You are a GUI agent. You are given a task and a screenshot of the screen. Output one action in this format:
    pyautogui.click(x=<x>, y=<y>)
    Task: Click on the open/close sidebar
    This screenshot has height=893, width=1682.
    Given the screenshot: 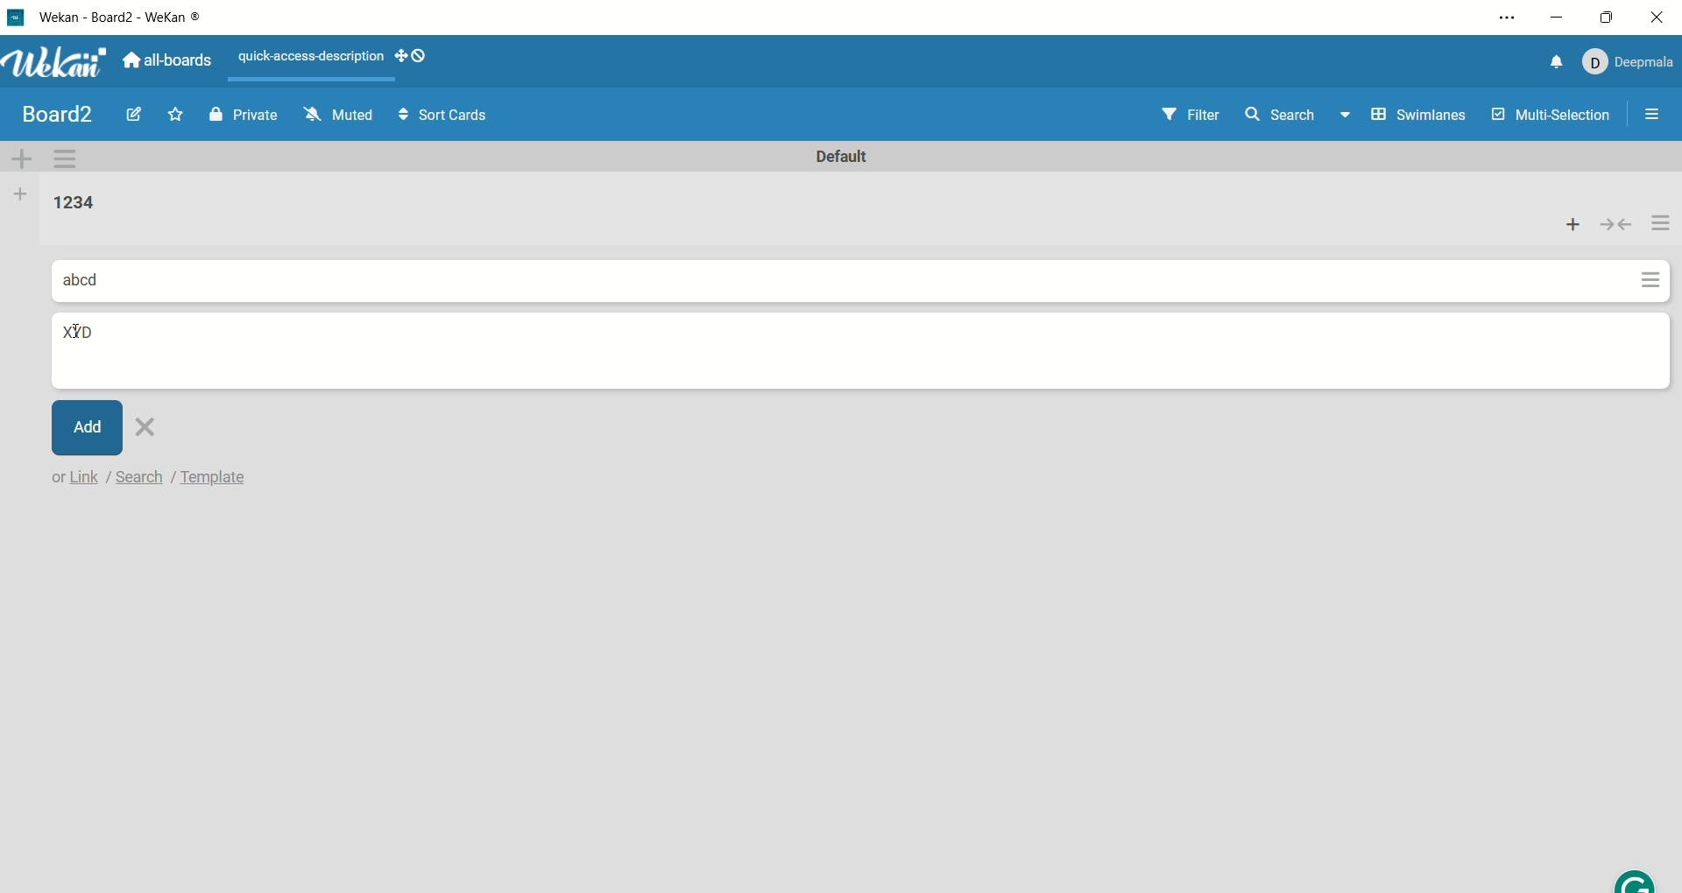 What is the action you would take?
    pyautogui.click(x=1656, y=119)
    